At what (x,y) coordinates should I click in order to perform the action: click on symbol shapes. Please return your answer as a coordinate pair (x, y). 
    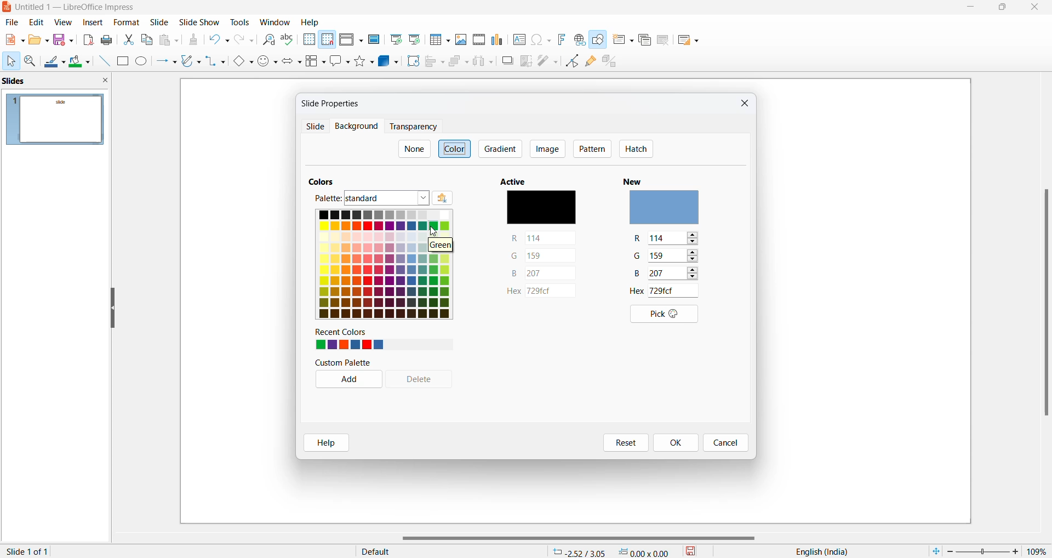
    Looking at the image, I should click on (268, 62).